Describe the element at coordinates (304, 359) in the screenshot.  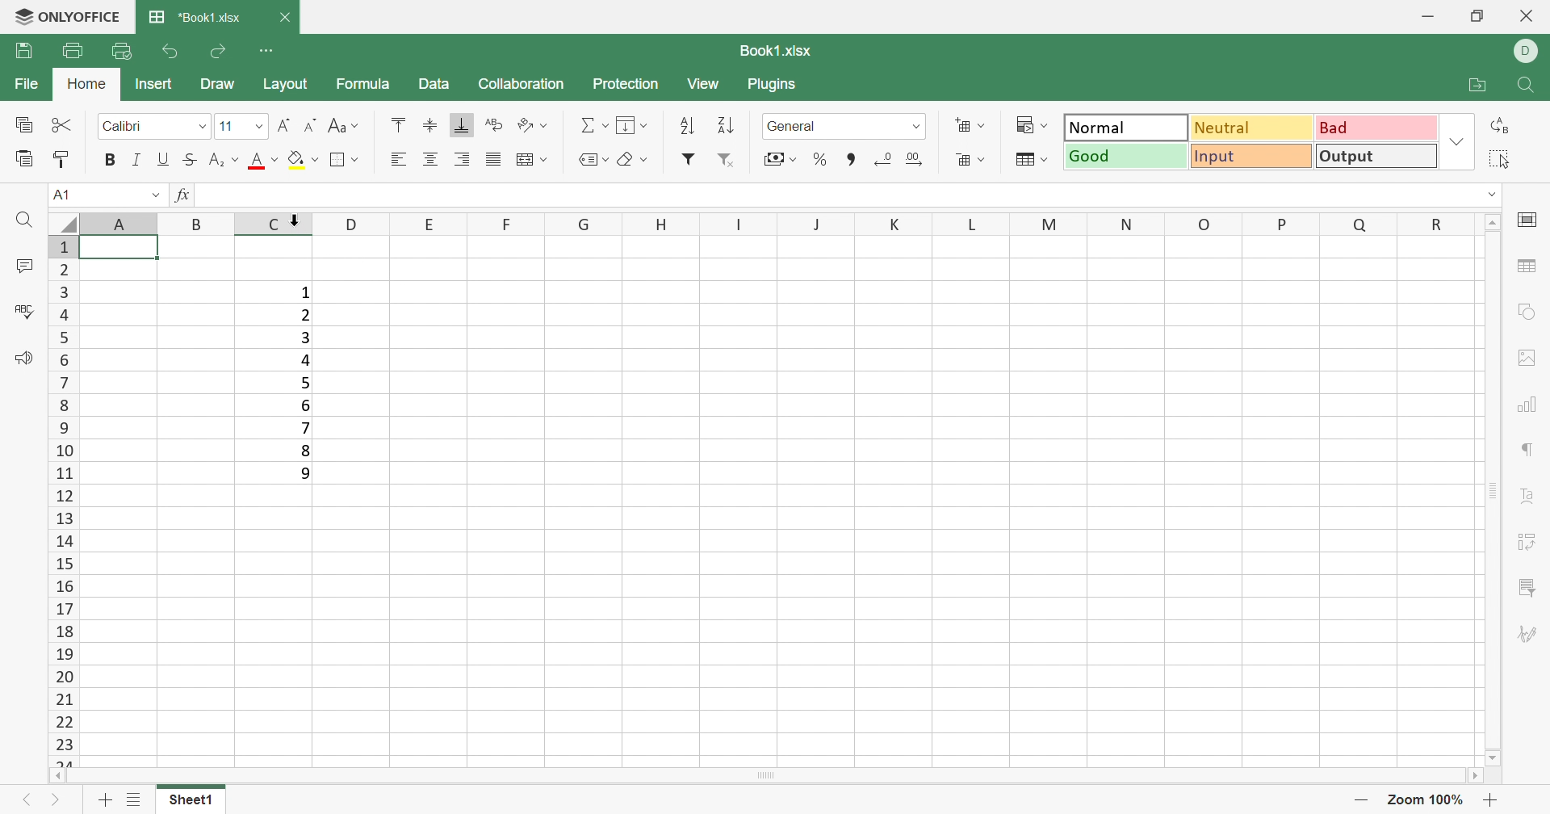
I see `4` at that location.